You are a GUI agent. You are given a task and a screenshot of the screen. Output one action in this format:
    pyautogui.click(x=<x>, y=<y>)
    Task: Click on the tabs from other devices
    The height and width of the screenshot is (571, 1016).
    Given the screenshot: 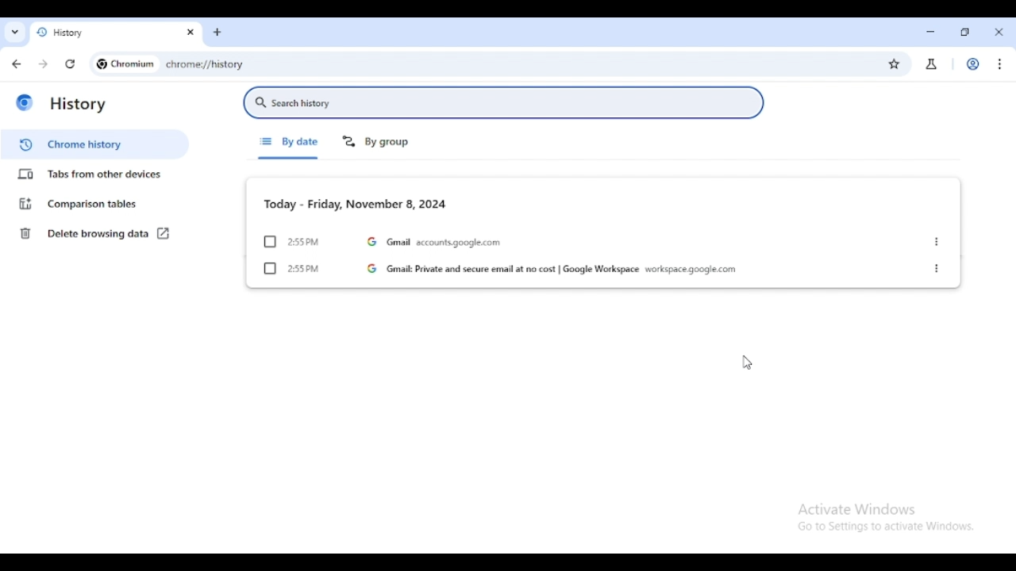 What is the action you would take?
    pyautogui.click(x=90, y=174)
    